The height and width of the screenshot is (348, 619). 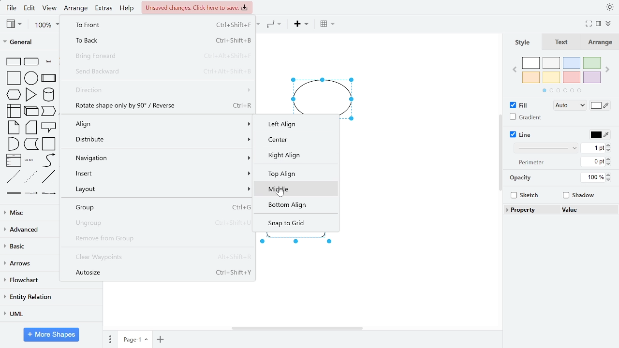 I want to click on dashed line, so click(x=13, y=177).